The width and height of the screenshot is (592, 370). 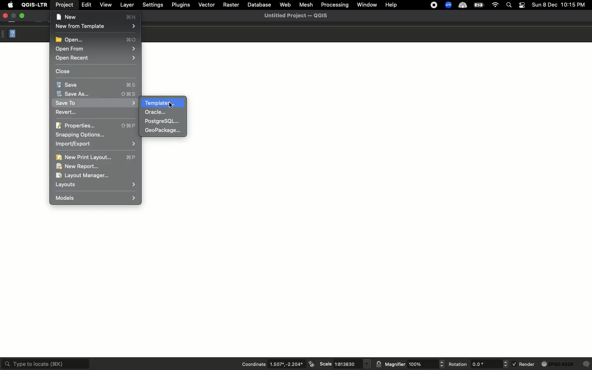 What do you see at coordinates (96, 144) in the screenshot?
I see `Import export` at bounding box center [96, 144].